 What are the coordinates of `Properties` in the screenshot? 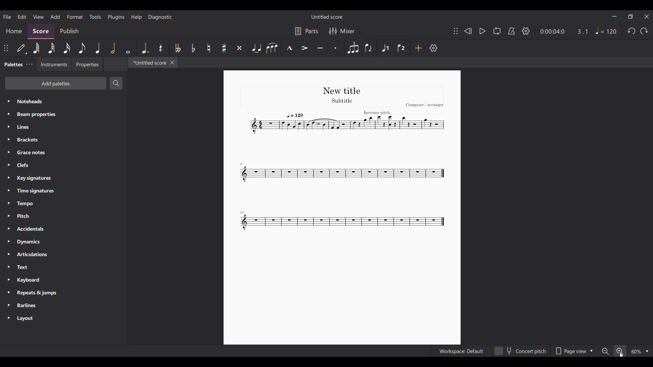 It's located at (88, 64).